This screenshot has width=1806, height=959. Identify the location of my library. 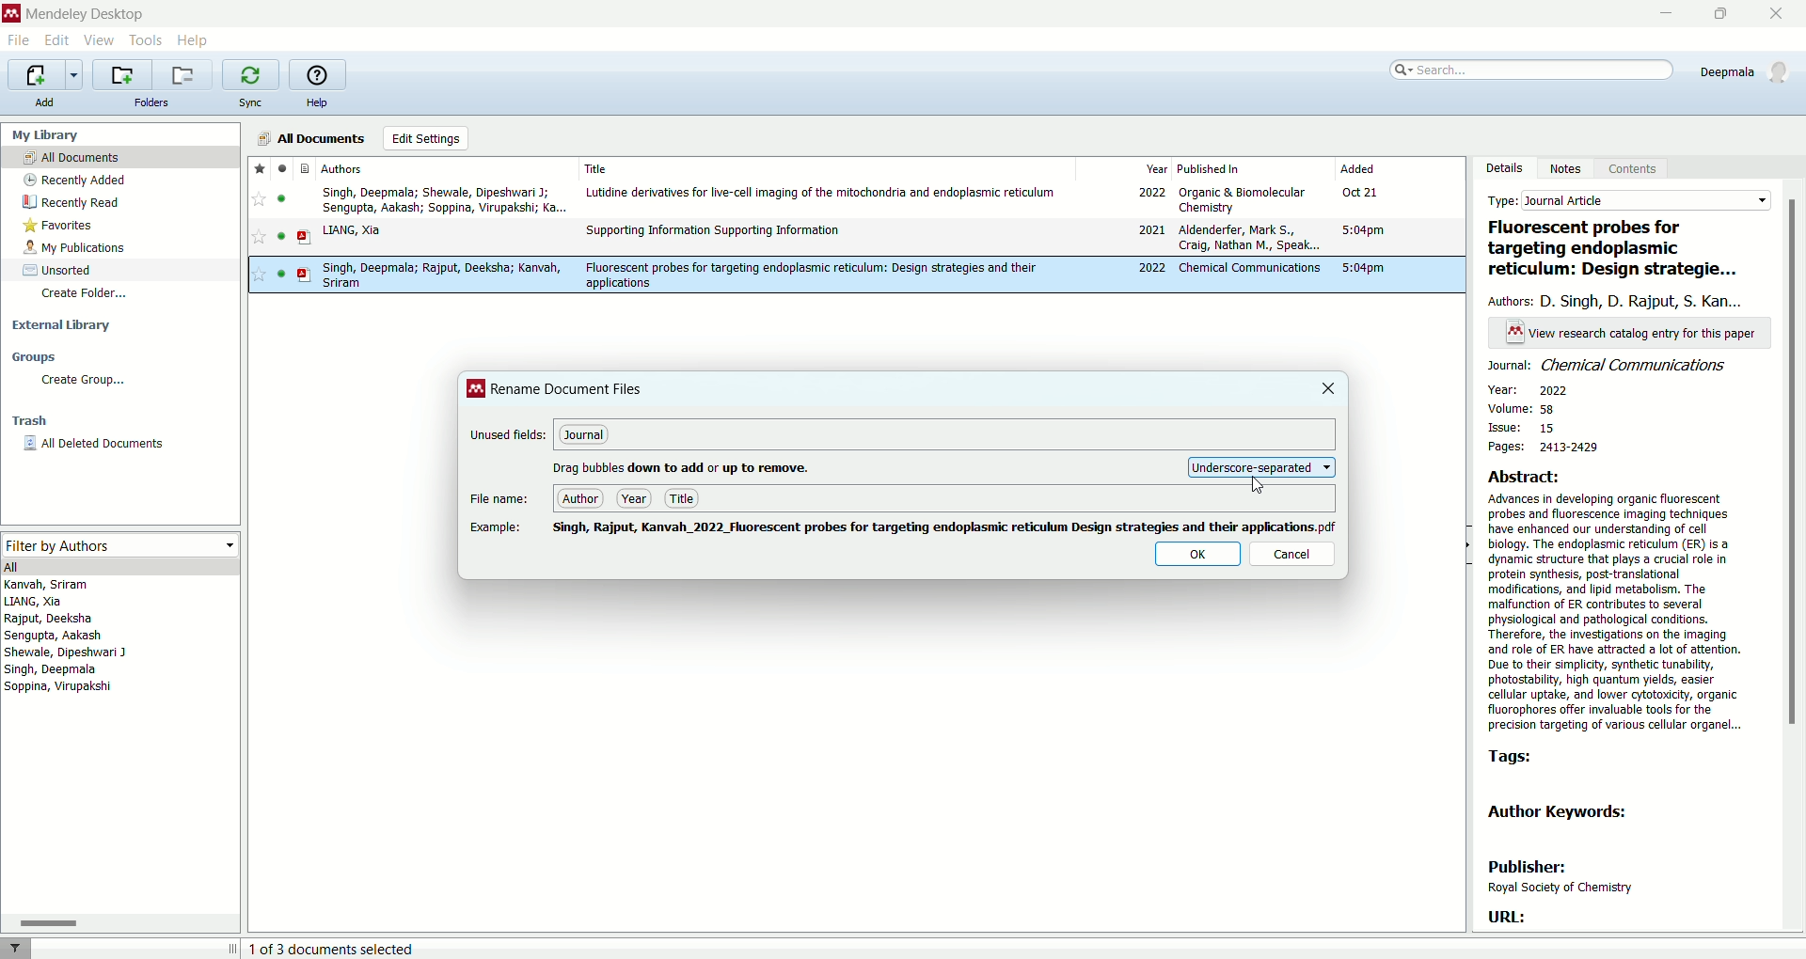
(48, 134).